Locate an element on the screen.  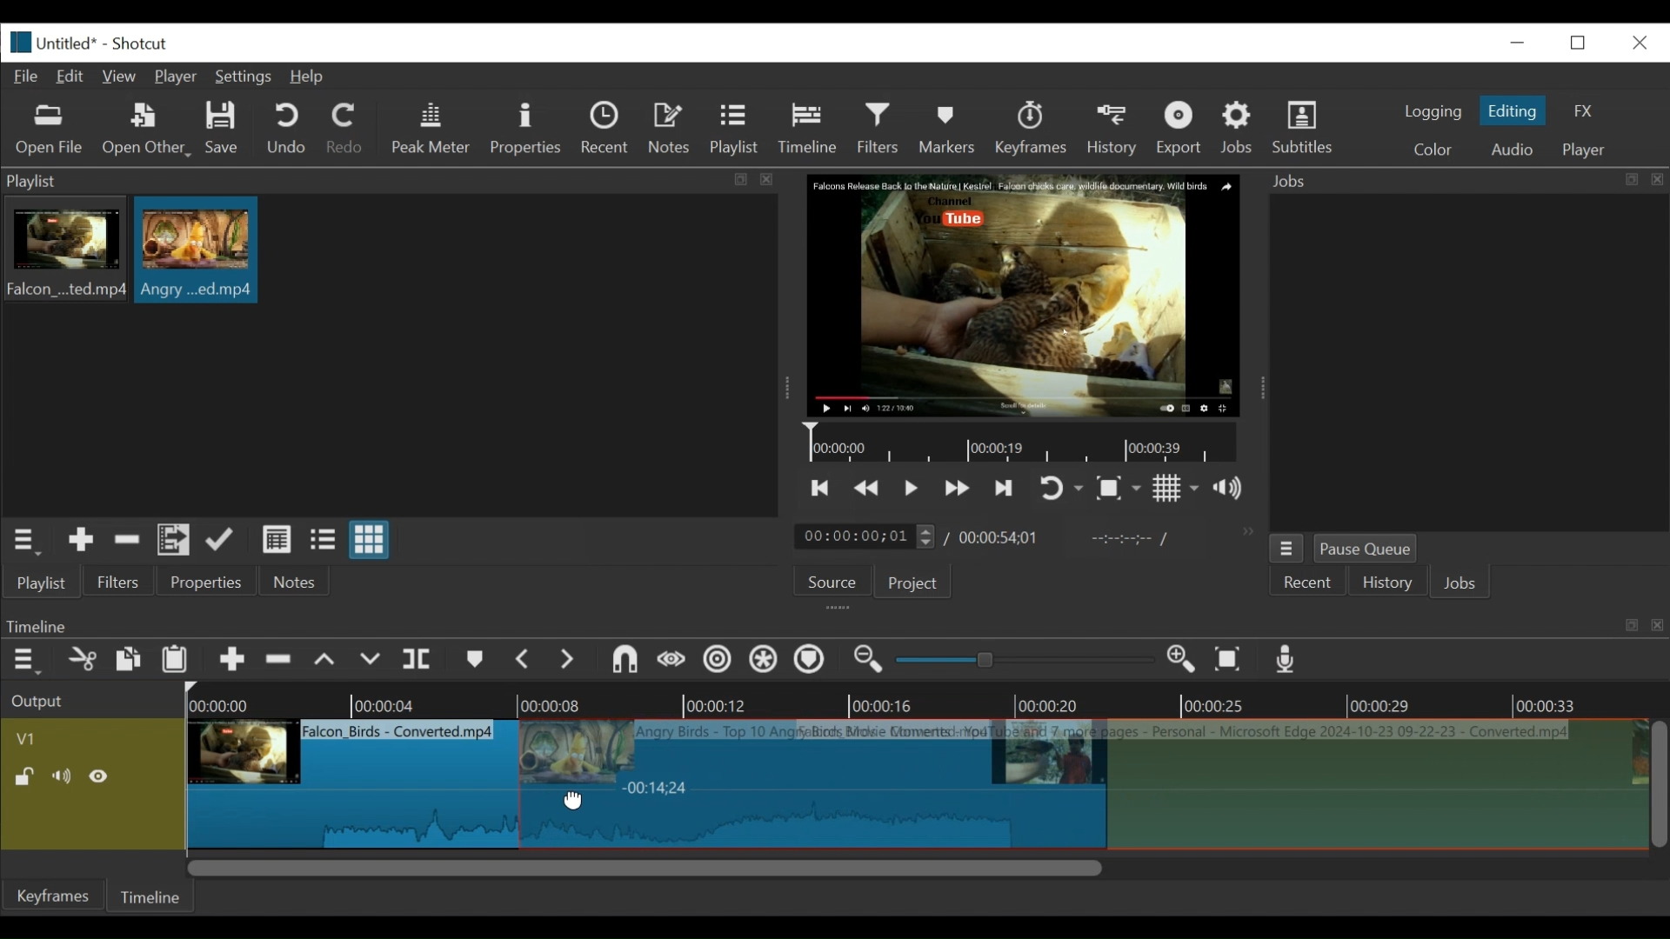
clip is located at coordinates (810, 782).